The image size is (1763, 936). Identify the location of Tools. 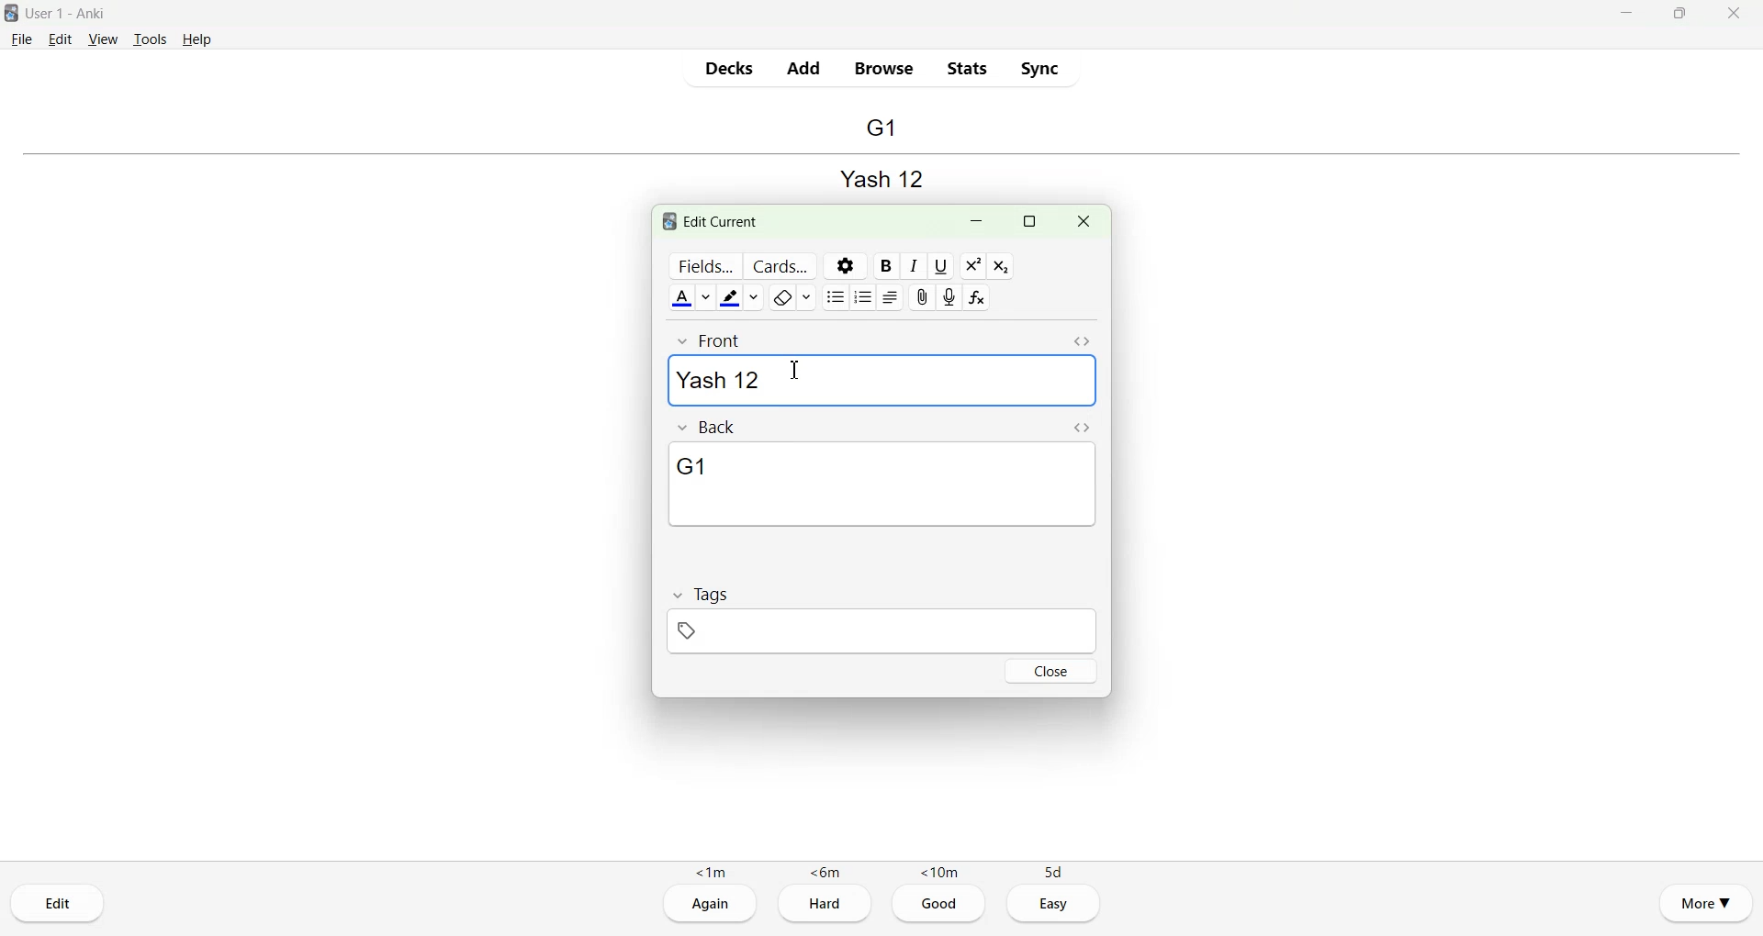
(149, 39).